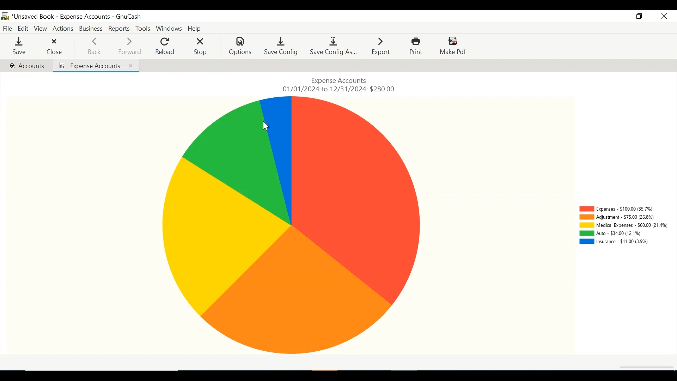 Image resolution: width=677 pixels, height=381 pixels. I want to click on Options, so click(239, 46).